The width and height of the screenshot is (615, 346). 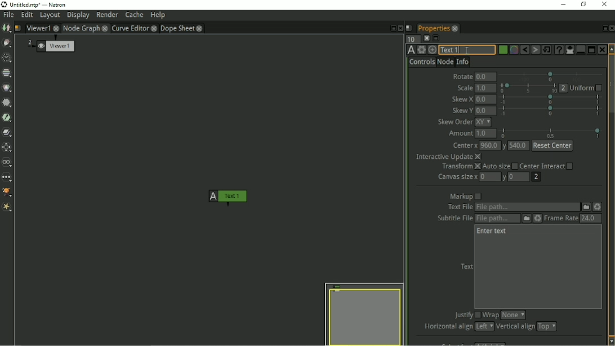 I want to click on Center Interact, so click(x=551, y=166).